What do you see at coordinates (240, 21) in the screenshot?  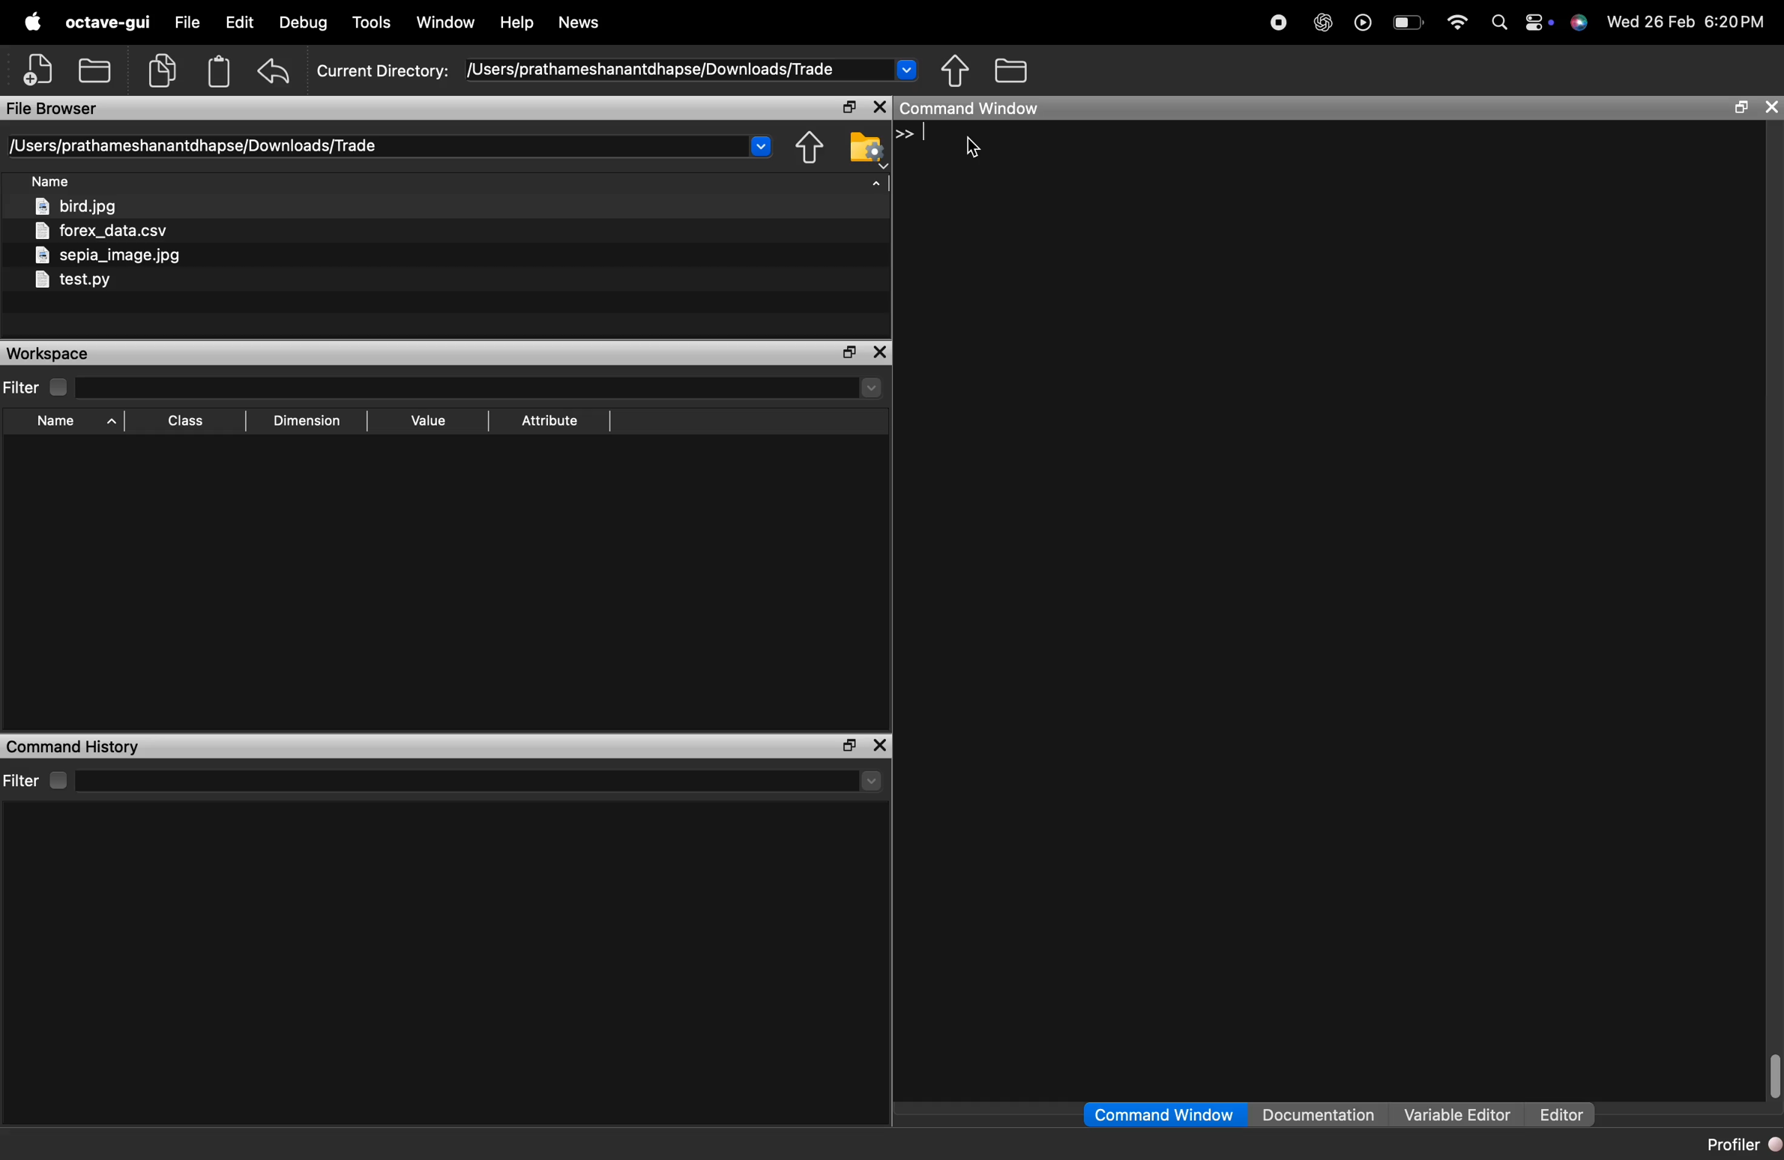 I see `Edit` at bounding box center [240, 21].